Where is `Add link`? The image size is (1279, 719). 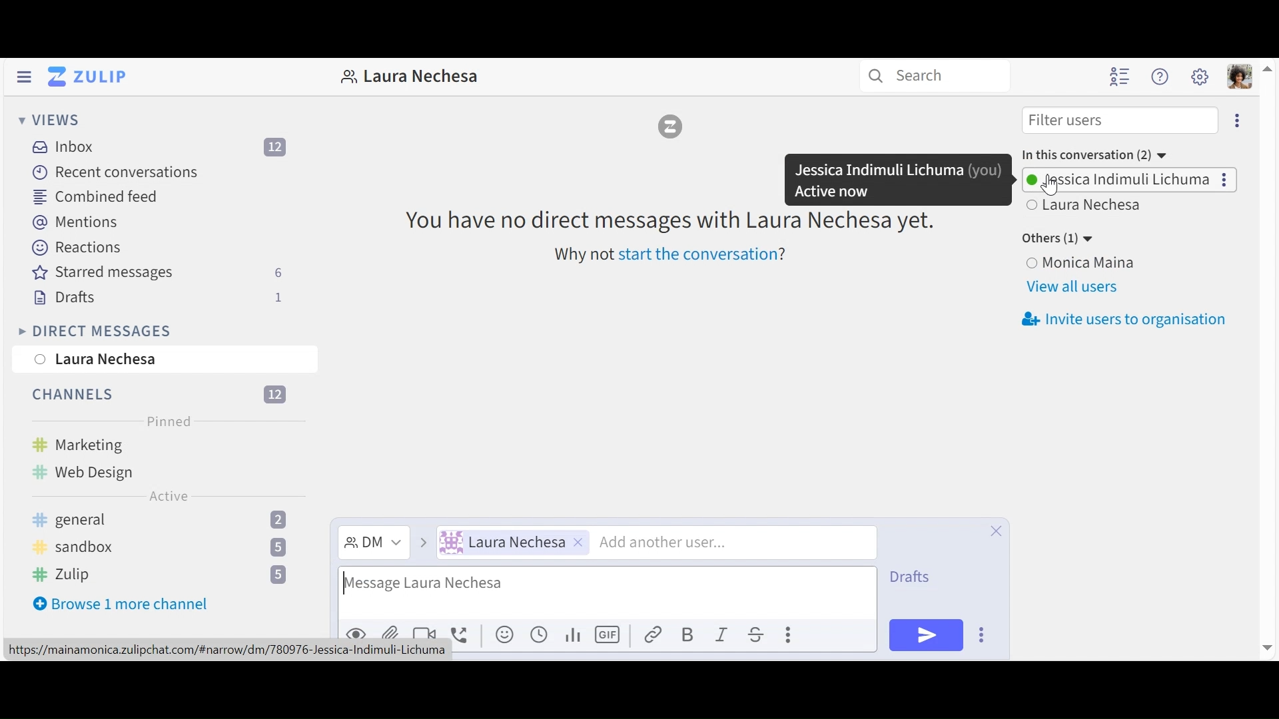
Add link is located at coordinates (655, 634).